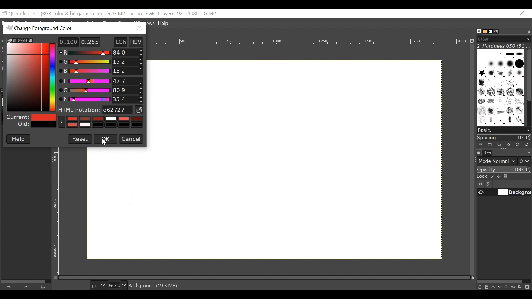  What do you see at coordinates (101, 71) in the screenshot?
I see `Blue` at bounding box center [101, 71].